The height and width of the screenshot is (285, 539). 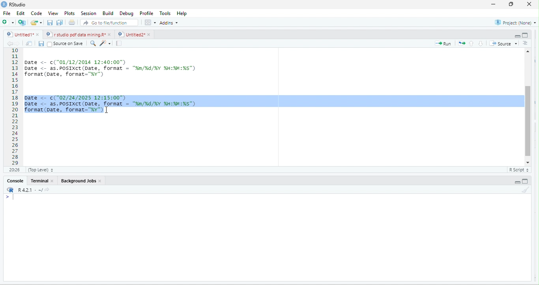 I want to click on save current document, so click(x=43, y=44).